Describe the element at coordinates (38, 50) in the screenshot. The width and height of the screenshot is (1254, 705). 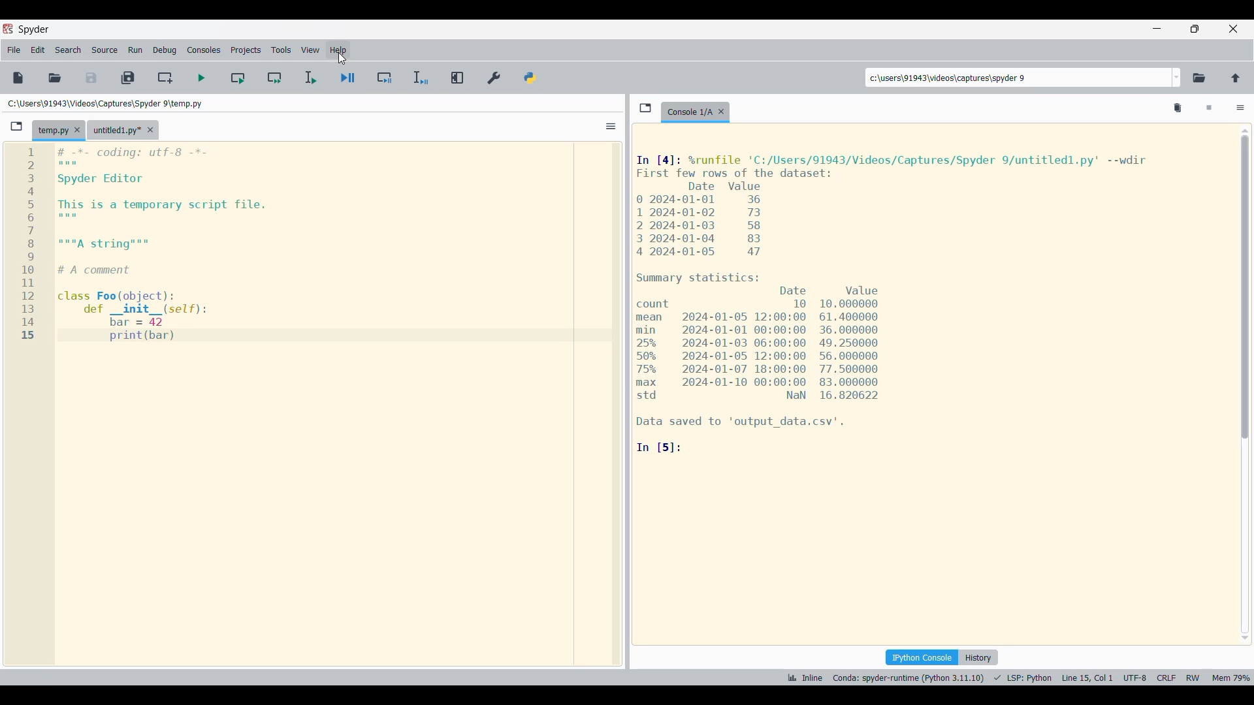
I see `Edit menu` at that location.